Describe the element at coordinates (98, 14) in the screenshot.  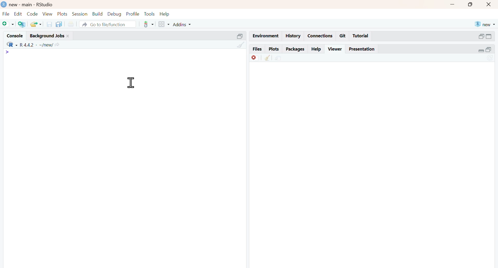
I see `build` at that location.